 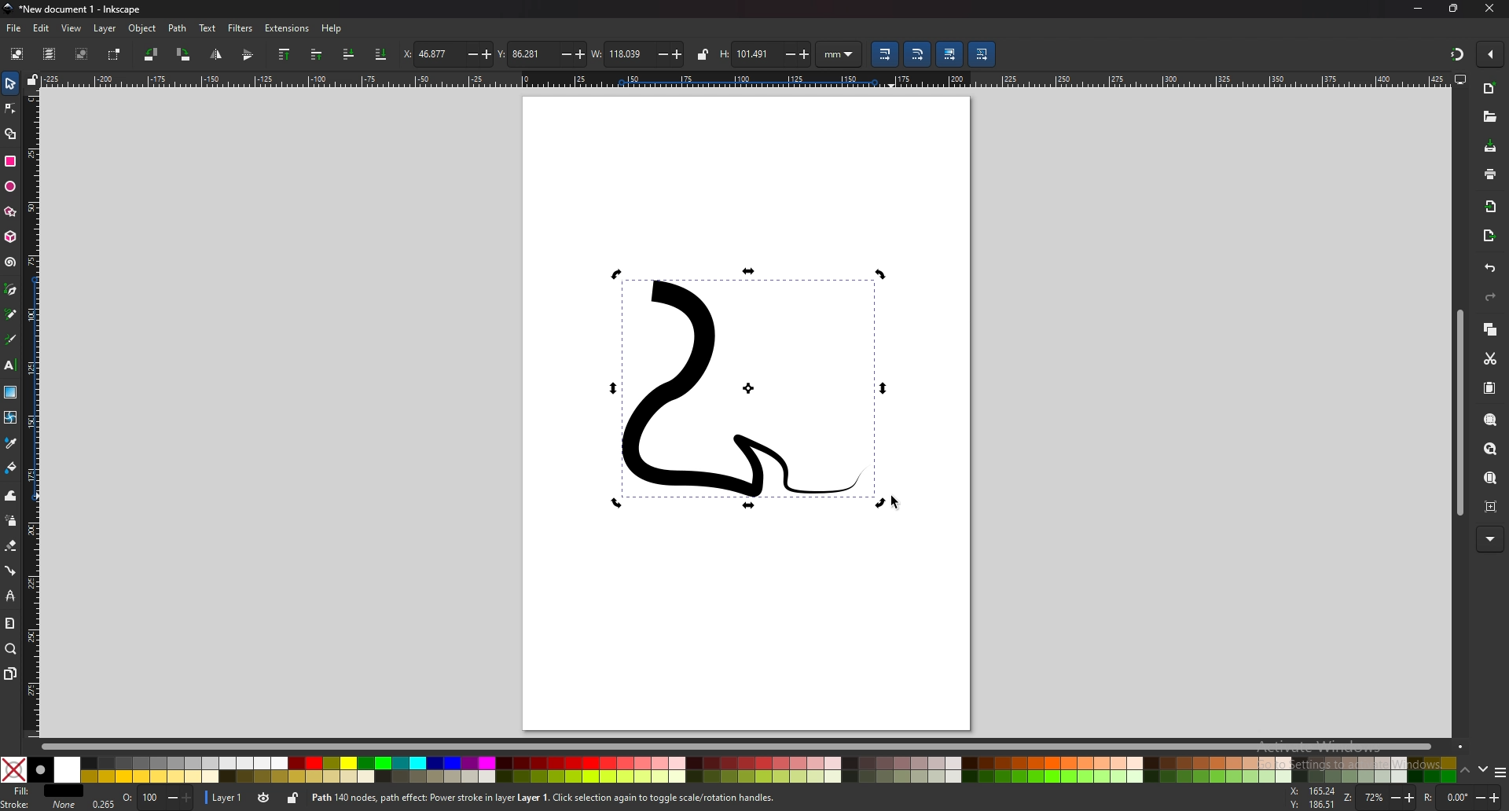 I want to click on help, so click(x=332, y=30).